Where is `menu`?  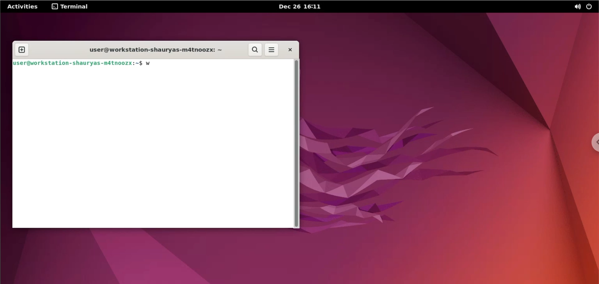 menu is located at coordinates (271, 50).